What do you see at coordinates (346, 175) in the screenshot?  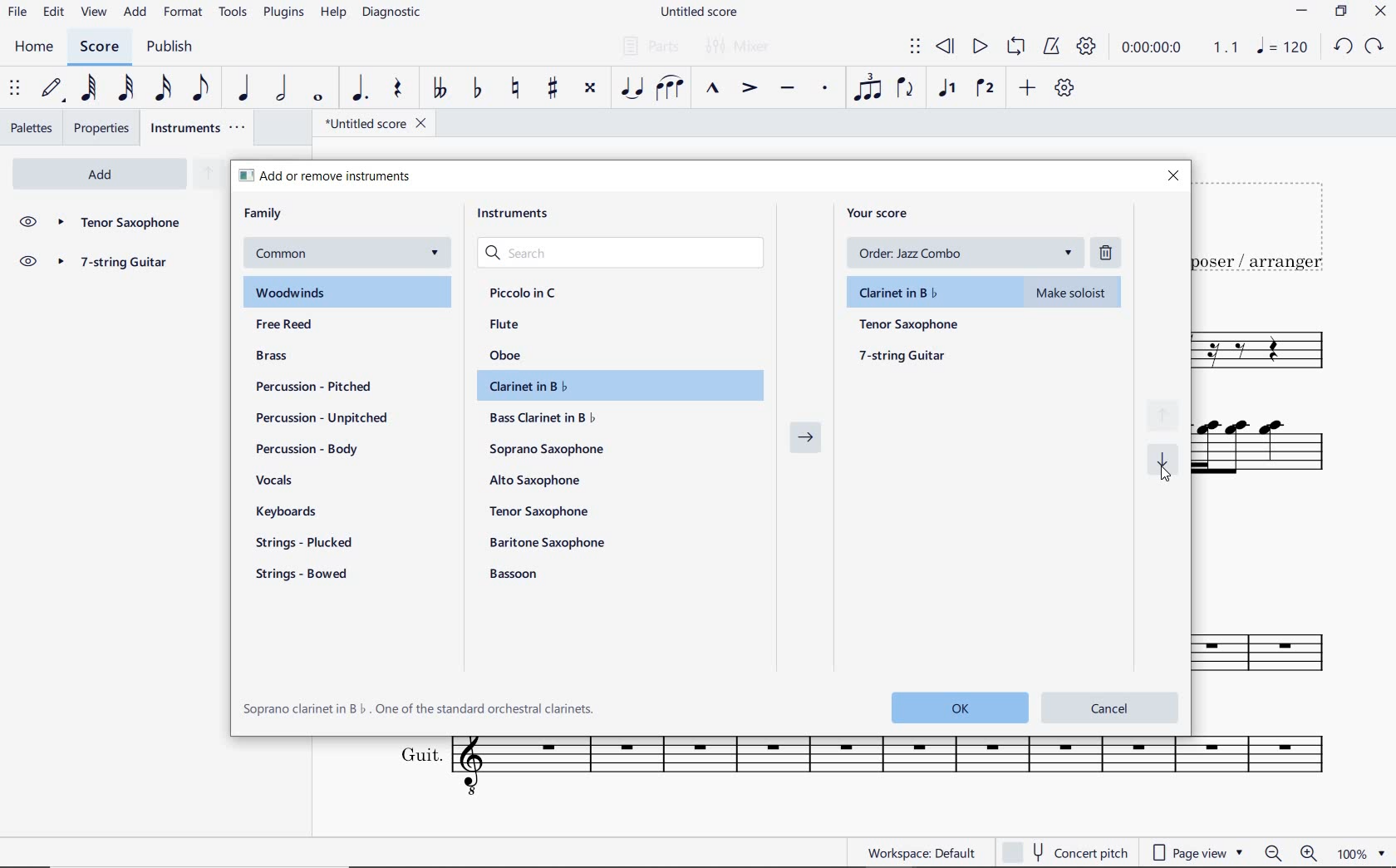 I see `add or remove instruments` at bounding box center [346, 175].